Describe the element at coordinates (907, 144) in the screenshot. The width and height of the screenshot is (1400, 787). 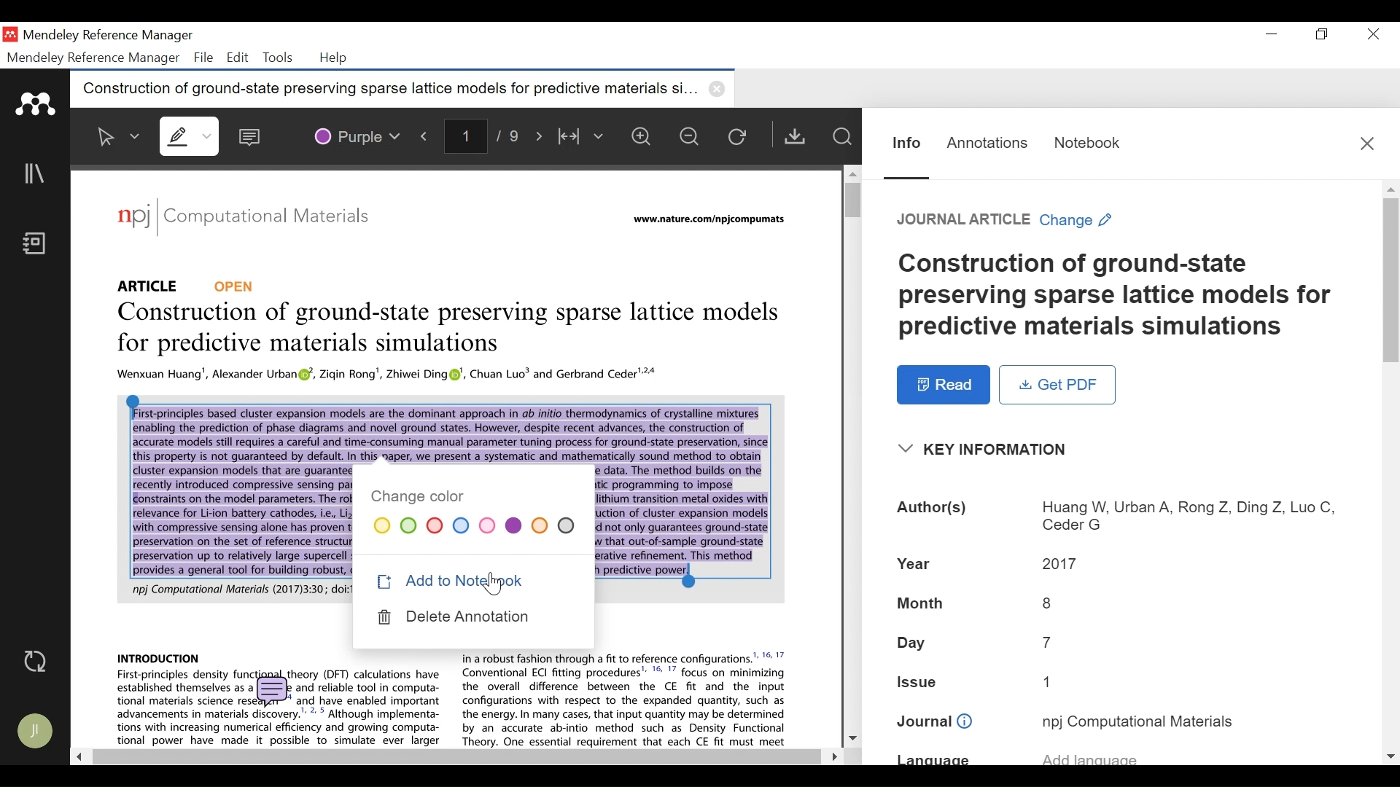
I see `Information ` at that location.